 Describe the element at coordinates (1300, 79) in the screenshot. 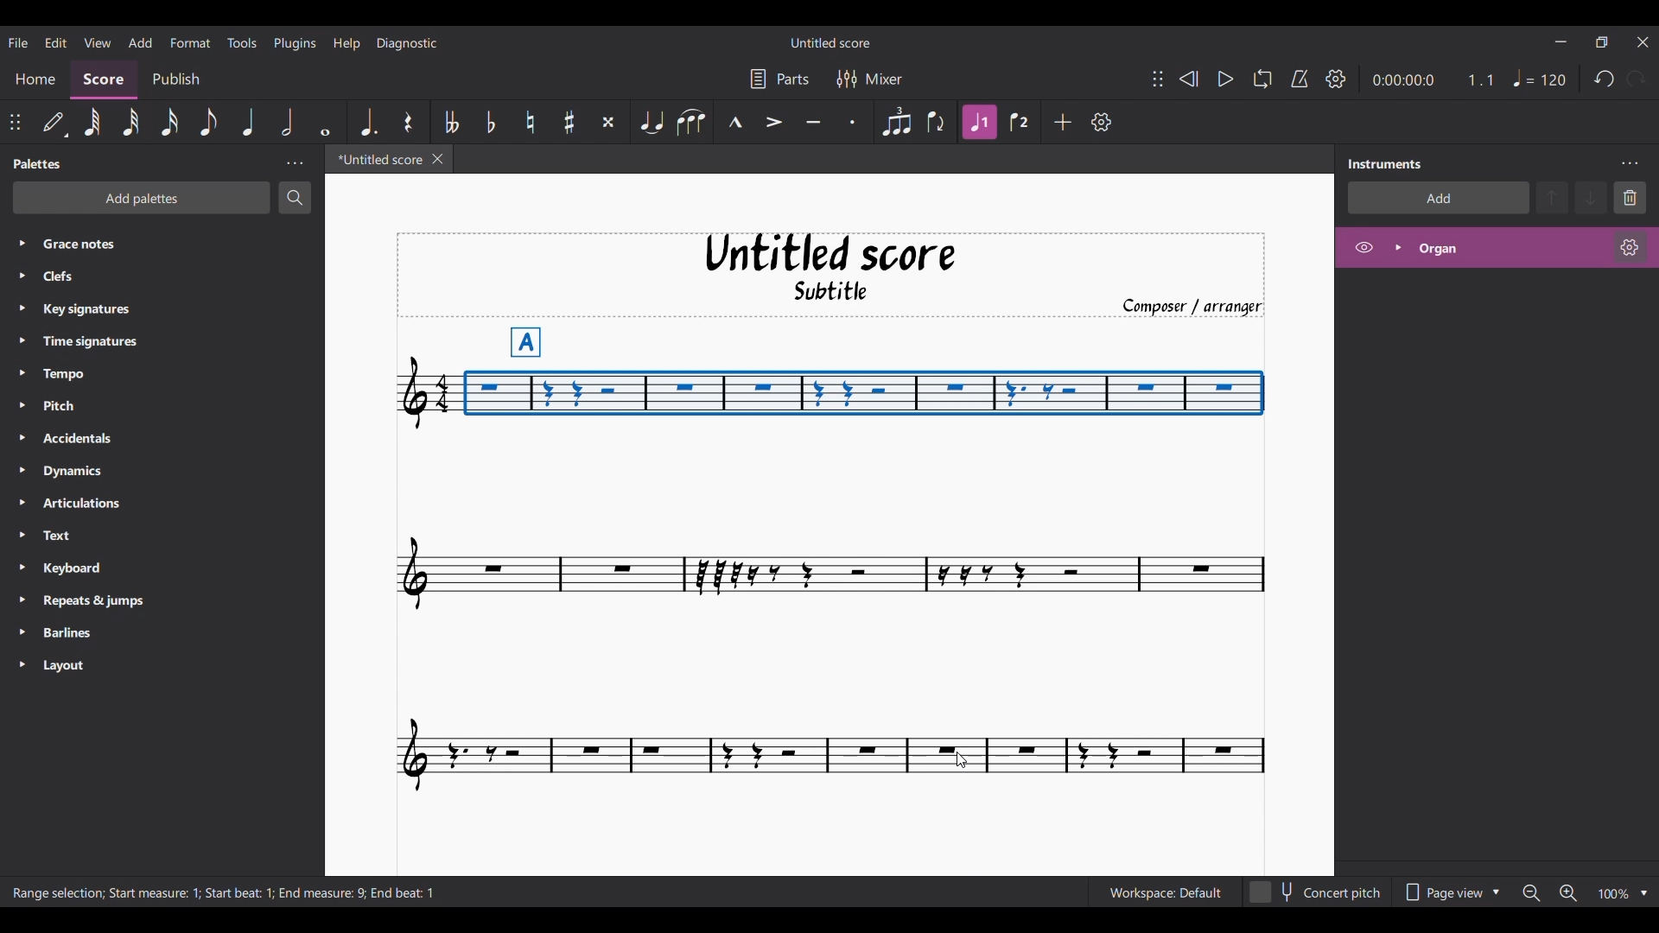

I see `Metronome` at that location.